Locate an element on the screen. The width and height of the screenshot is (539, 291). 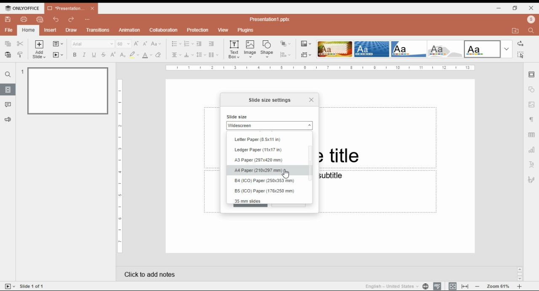
replace is located at coordinates (520, 44).